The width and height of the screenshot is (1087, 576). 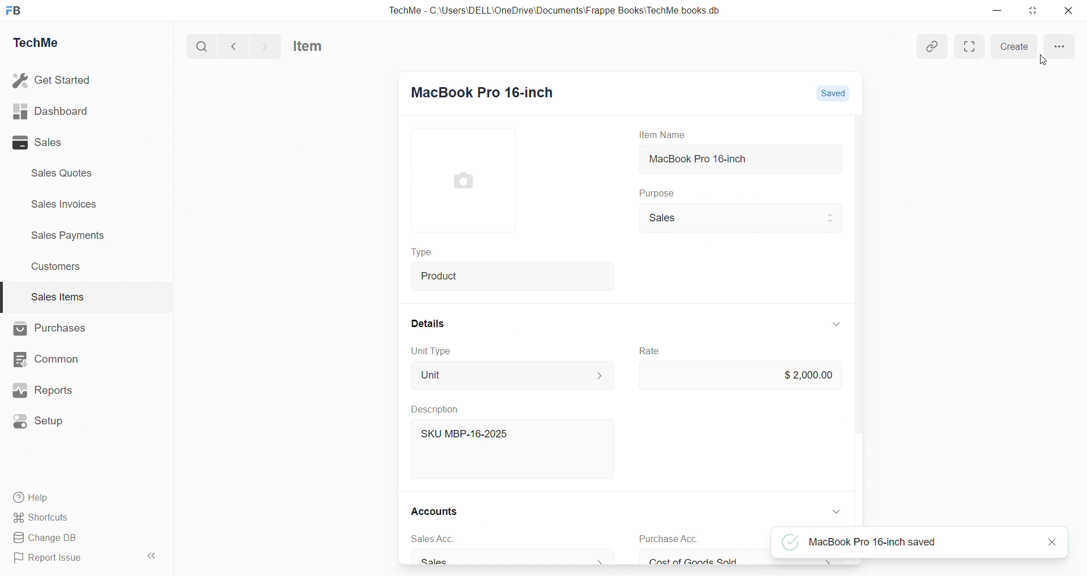 What do you see at coordinates (970, 47) in the screenshot?
I see `enlarge` at bounding box center [970, 47].